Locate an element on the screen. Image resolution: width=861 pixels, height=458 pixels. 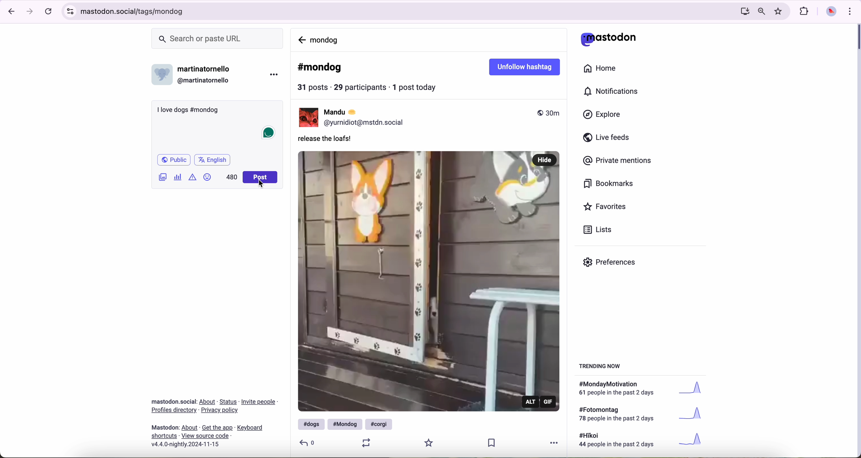
lists is located at coordinates (600, 230).